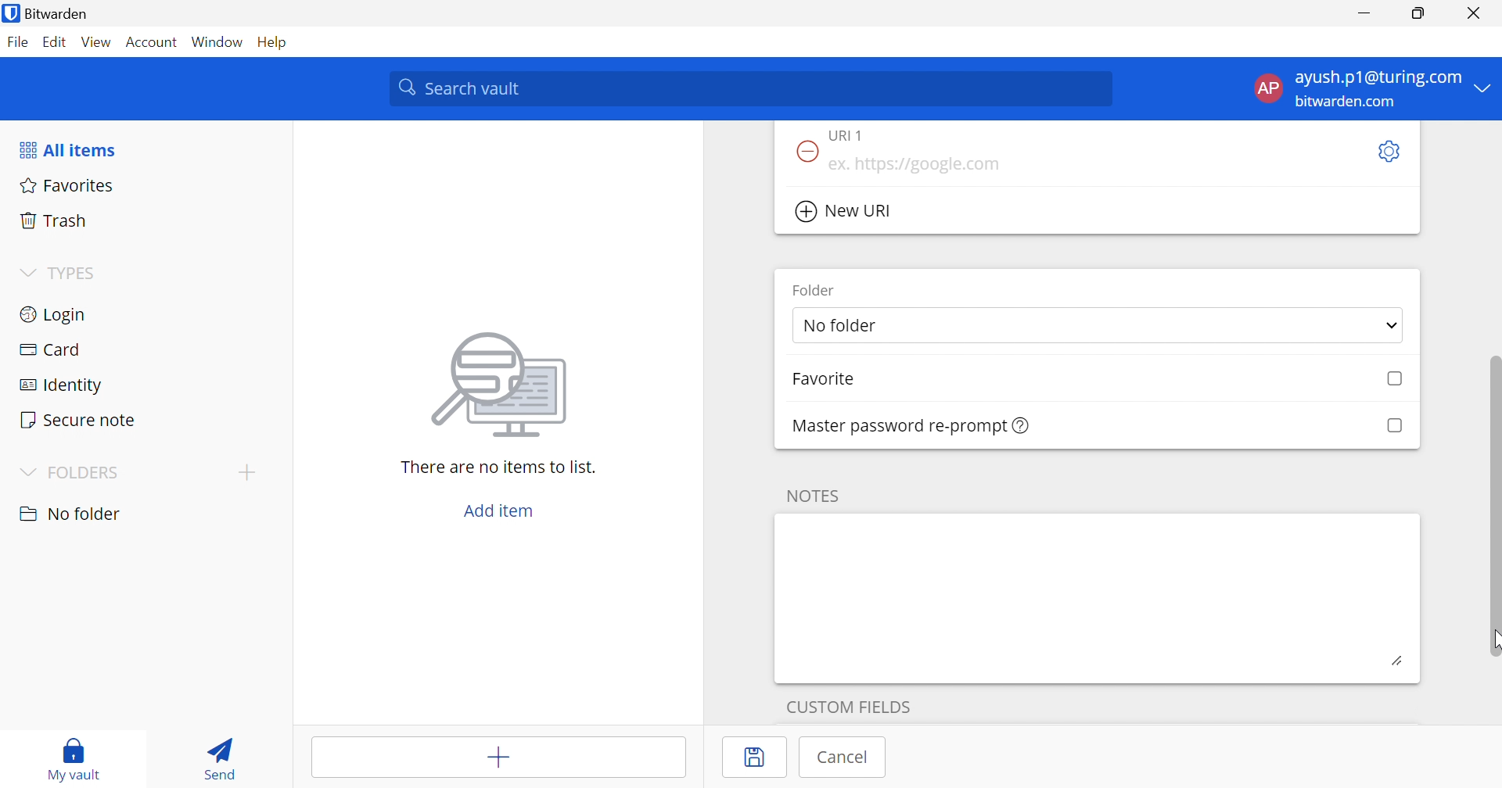 The width and height of the screenshot is (1502, 788). I want to click on AP, so click(1267, 91).